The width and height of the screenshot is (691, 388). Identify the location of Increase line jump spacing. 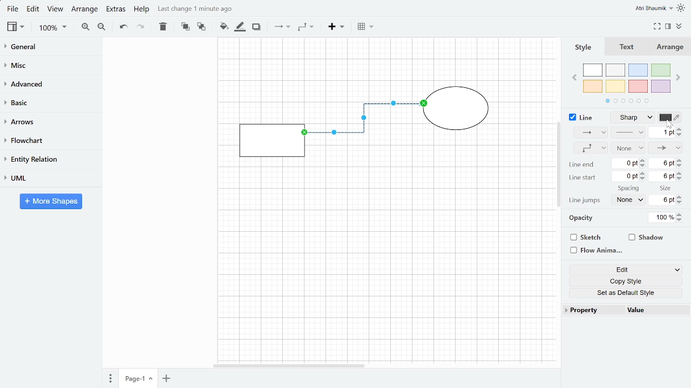
(680, 197).